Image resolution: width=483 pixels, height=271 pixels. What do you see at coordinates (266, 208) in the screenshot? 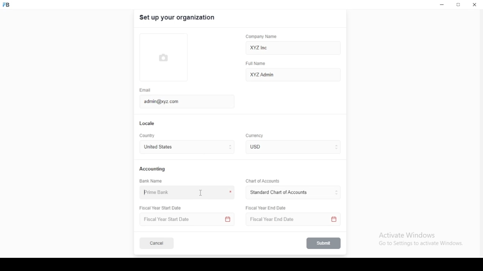
I see `Fiscal Year End Date` at bounding box center [266, 208].